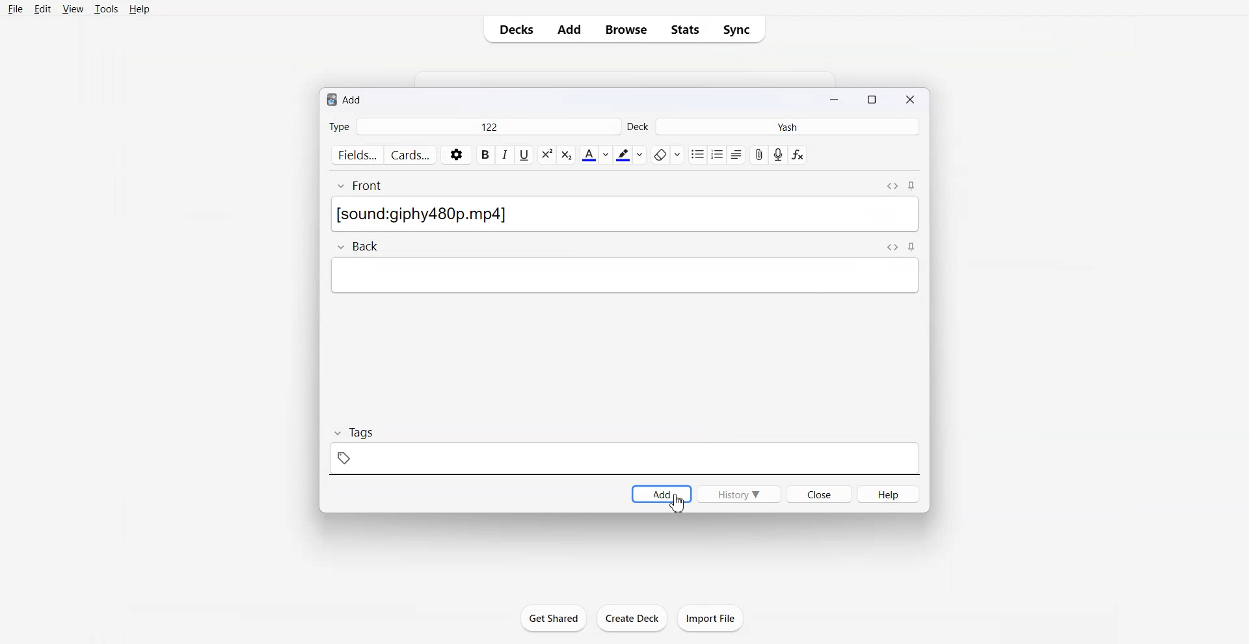 The width and height of the screenshot is (1249, 644). What do you see at coordinates (678, 503) in the screenshot?
I see `Cursor` at bounding box center [678, 503].